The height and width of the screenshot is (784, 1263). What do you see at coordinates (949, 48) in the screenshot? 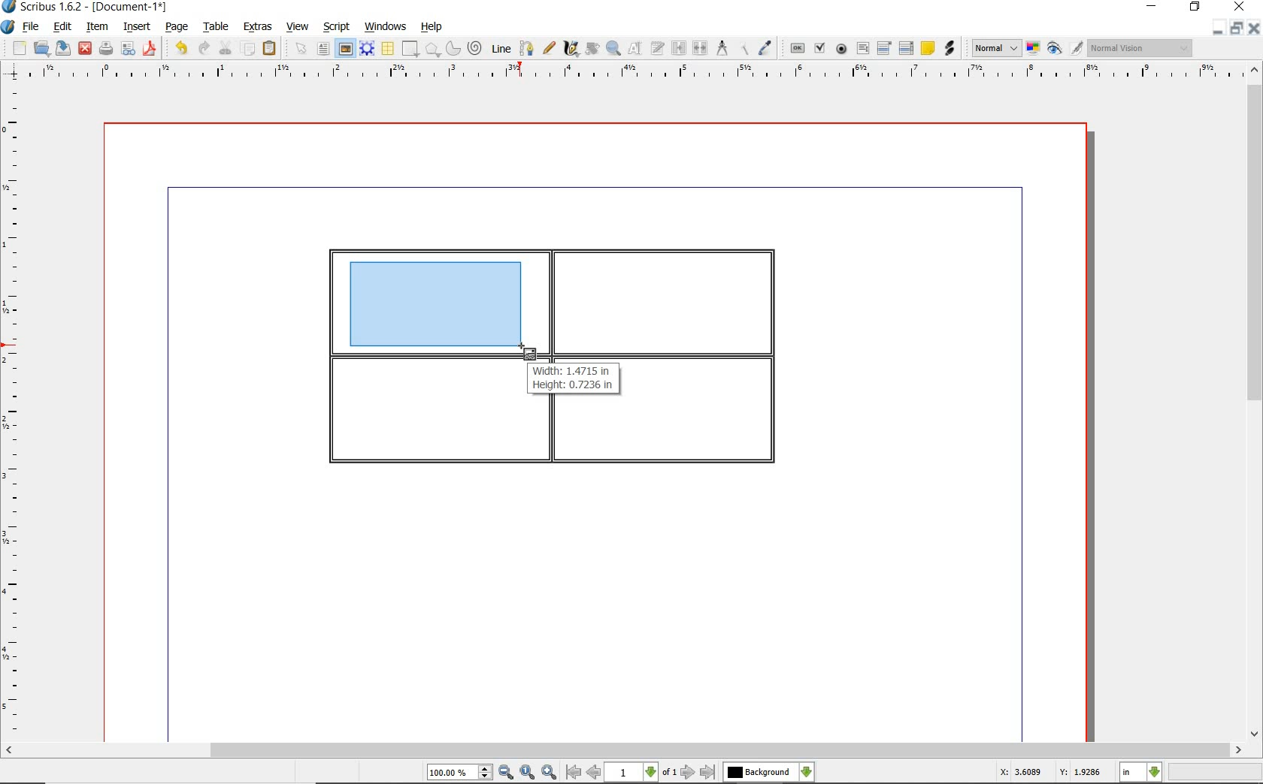
I see `link annotation` at bounding box center [949, 48].